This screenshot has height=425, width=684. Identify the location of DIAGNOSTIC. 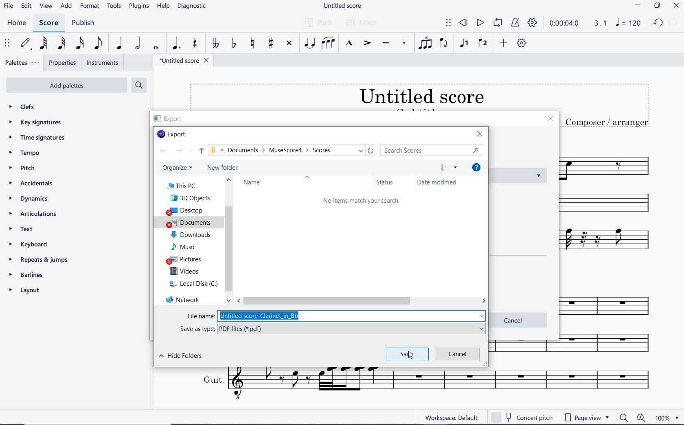
(192, 7).